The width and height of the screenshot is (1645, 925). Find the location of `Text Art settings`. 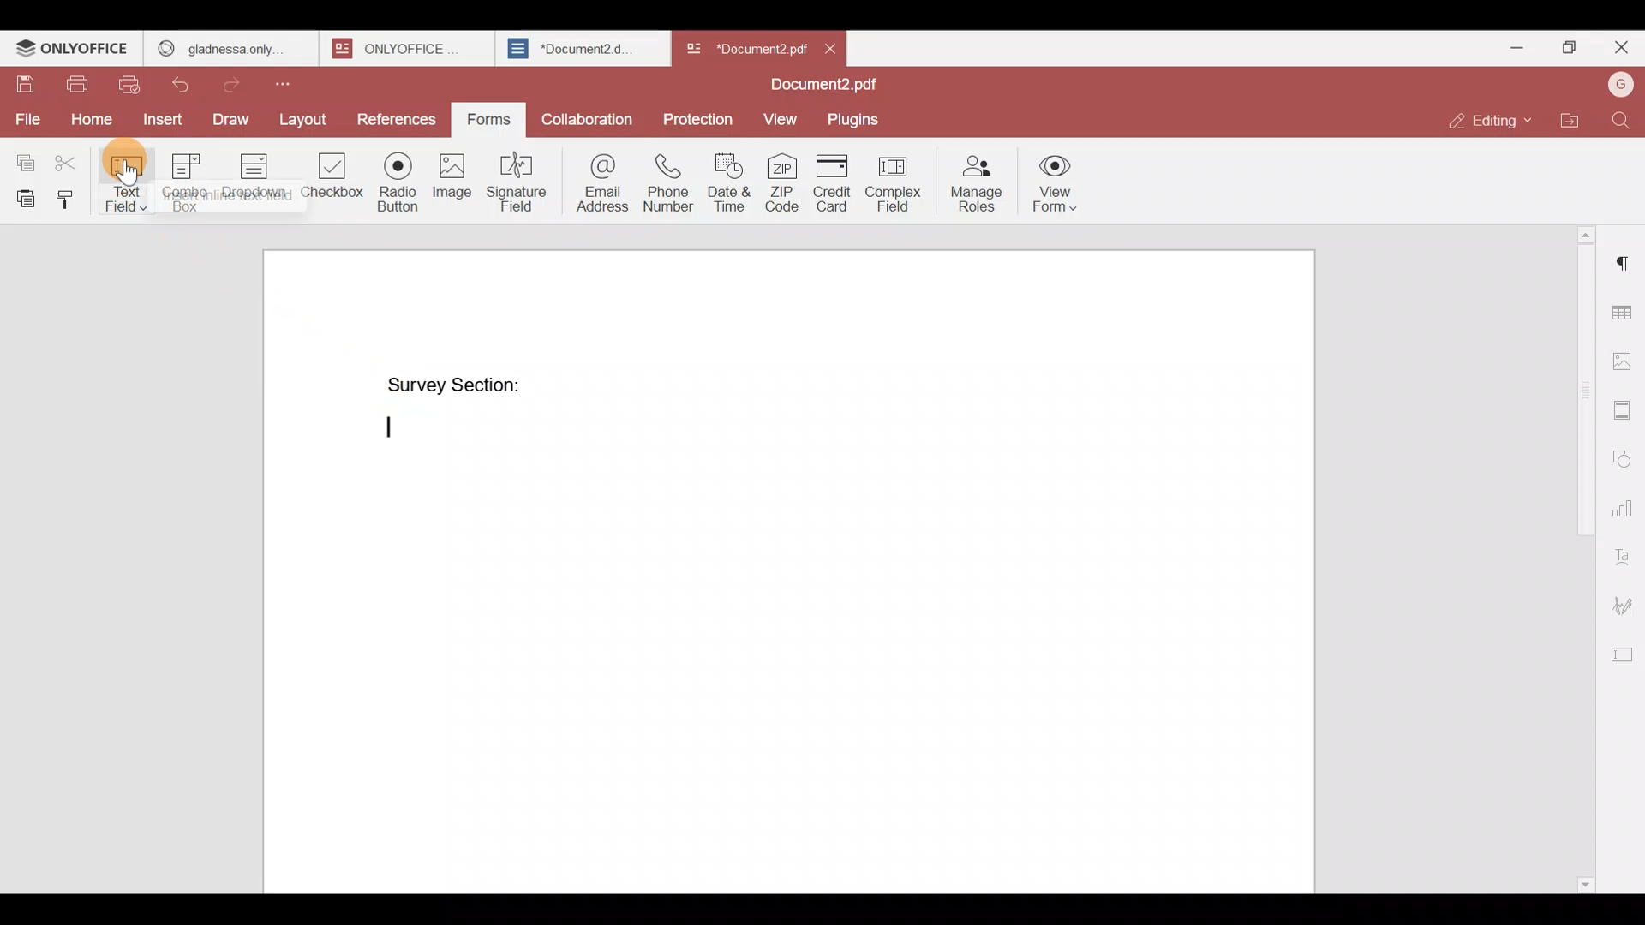

Text Art settings is located at coordinates (1625, 554).